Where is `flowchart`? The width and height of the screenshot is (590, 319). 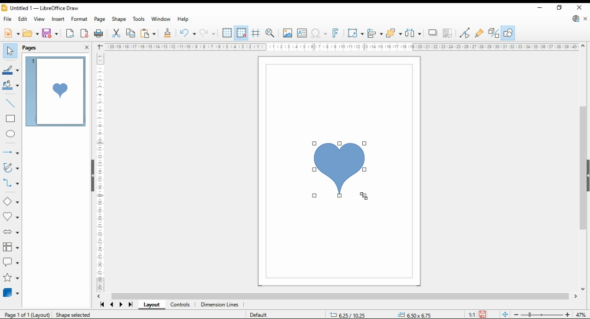 flowchart is located at coordinates (9, 246).